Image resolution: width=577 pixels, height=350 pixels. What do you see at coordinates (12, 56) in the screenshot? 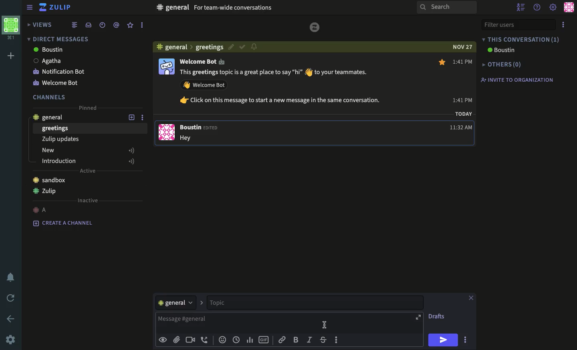
I see `add workspace ` at bounding box center [12, 56].